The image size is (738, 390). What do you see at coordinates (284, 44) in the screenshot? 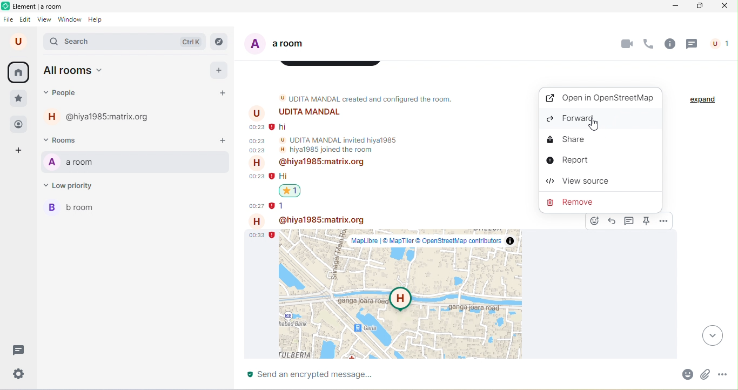
I see `a room` at bounding box center [284, 44].